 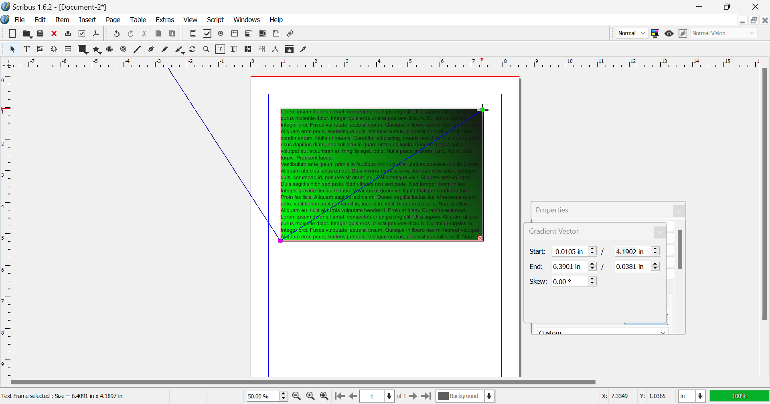 I want to click on Gradient Applied, so click(x=383, y=175).